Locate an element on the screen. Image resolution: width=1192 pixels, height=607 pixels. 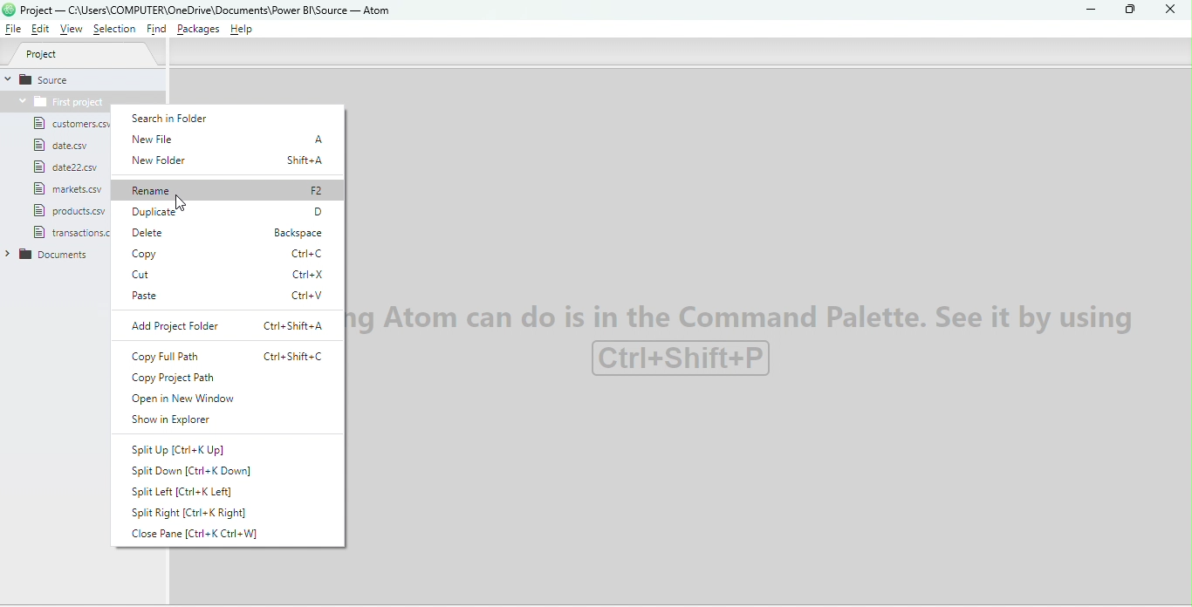
Search in folder is located at coordinates (203, 118).